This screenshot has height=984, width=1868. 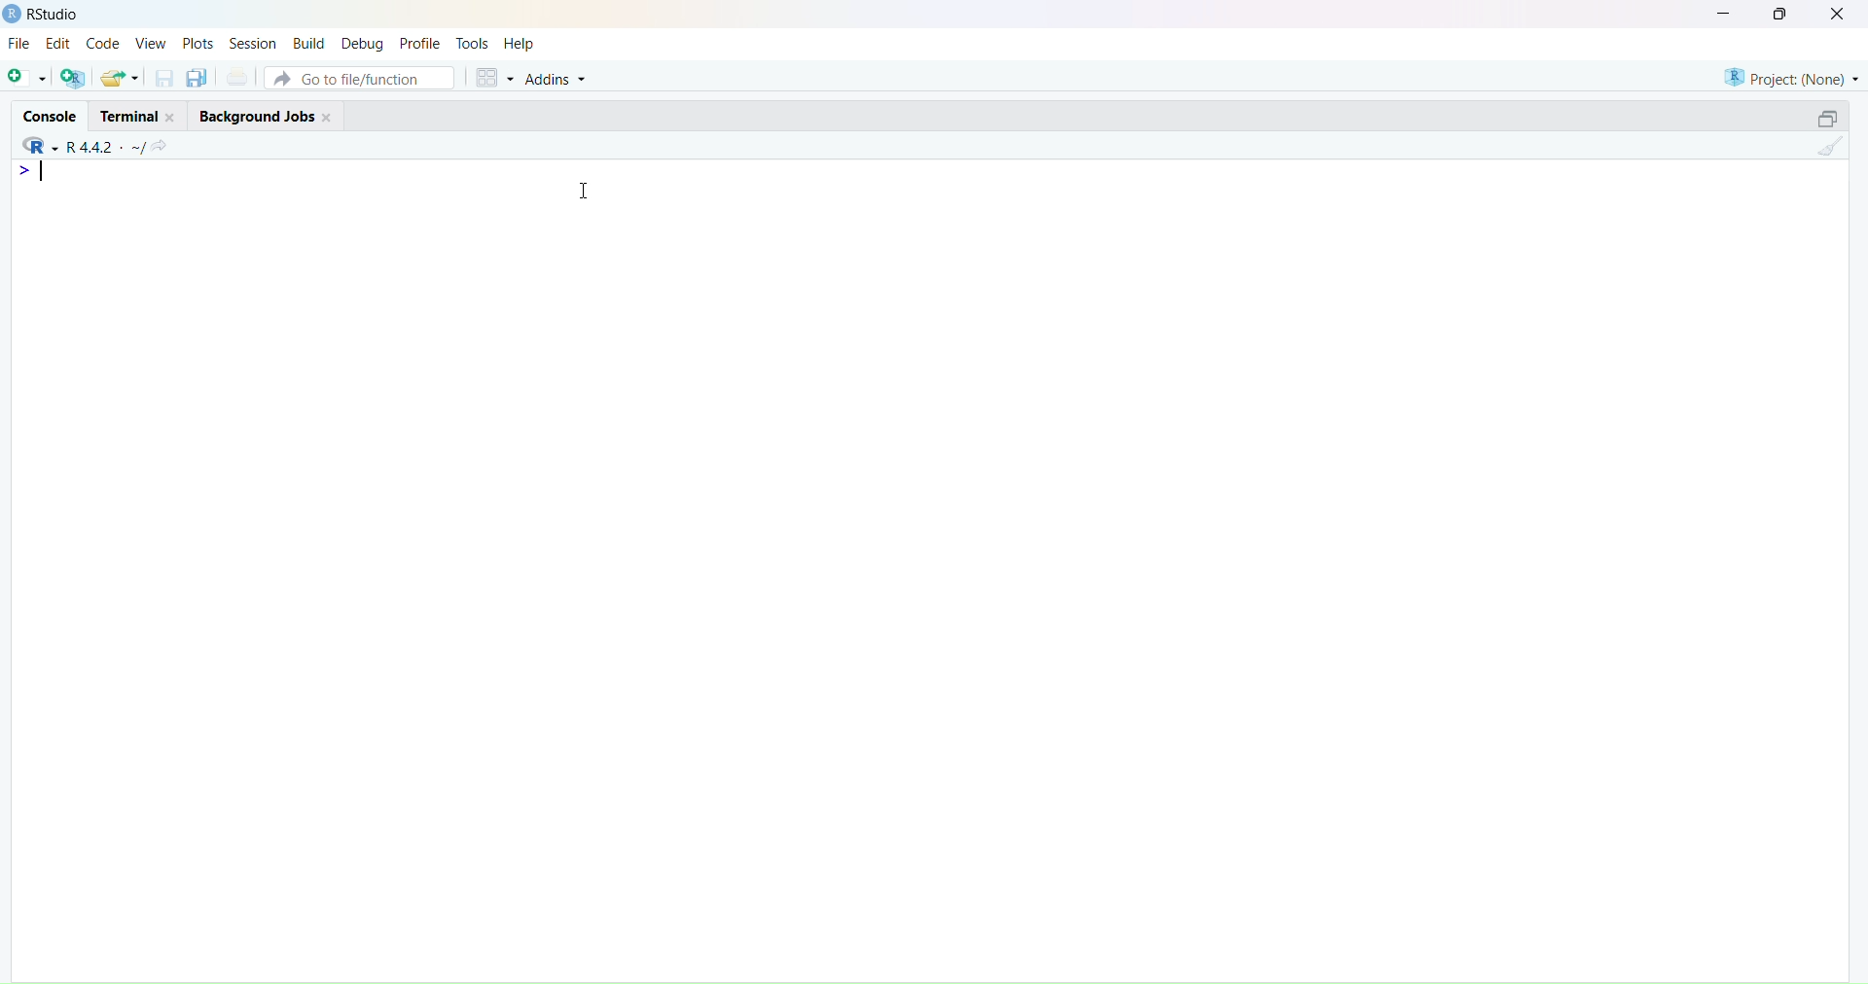 I want to click on session, so click(x=254, y=45).